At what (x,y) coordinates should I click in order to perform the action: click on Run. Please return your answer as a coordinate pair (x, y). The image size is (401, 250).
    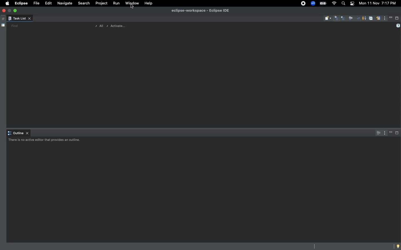
    Looking at the image, I should click on (116, 4).